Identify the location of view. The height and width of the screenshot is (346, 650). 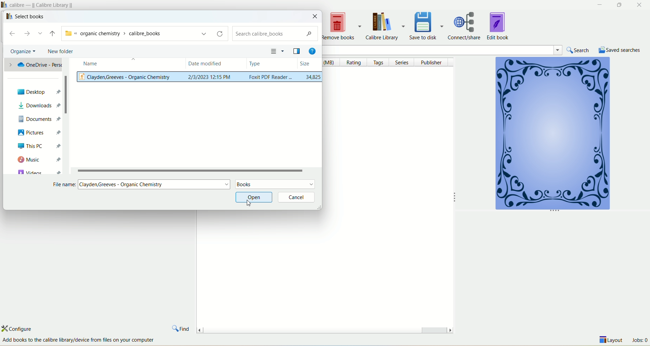
(277, 50).